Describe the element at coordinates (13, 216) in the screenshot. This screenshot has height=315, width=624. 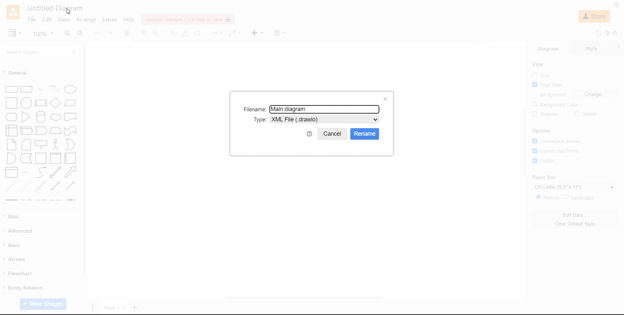
I see `Miscellaneous ` at that location.